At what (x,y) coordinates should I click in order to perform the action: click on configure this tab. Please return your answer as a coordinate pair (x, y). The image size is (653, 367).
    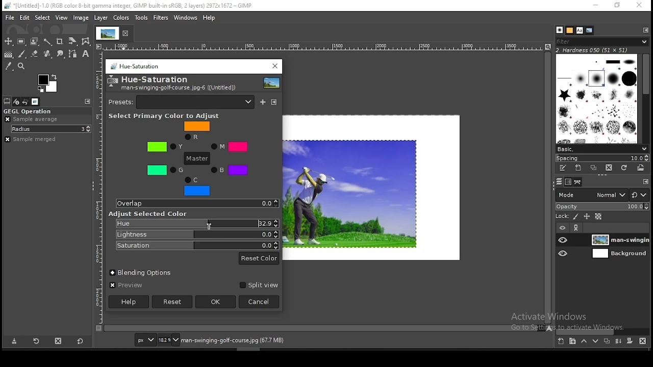
    Looking at the image, I should click on (645, 31).